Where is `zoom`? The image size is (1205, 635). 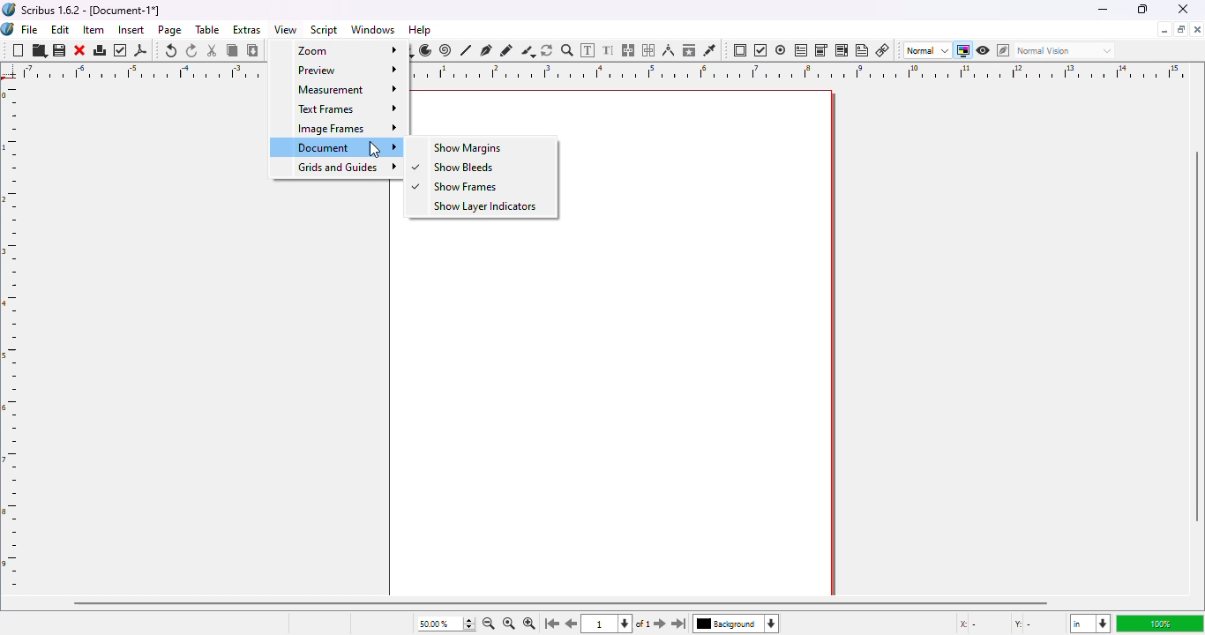
zoom is located at coordinates (340, 49).